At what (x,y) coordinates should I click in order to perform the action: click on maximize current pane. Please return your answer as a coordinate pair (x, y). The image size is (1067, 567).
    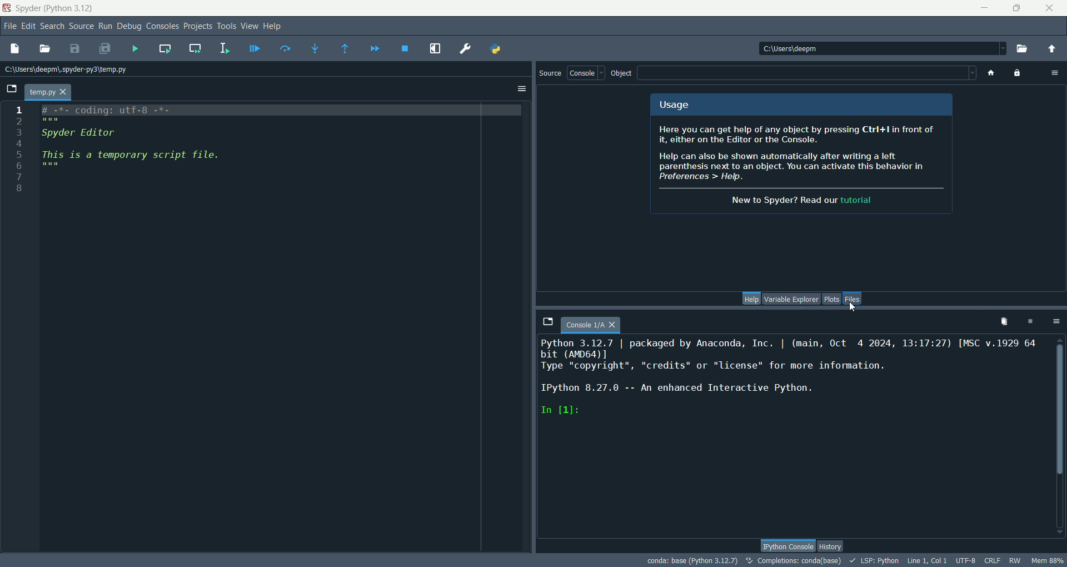
    Looking at the image, I should click on (435, 49).